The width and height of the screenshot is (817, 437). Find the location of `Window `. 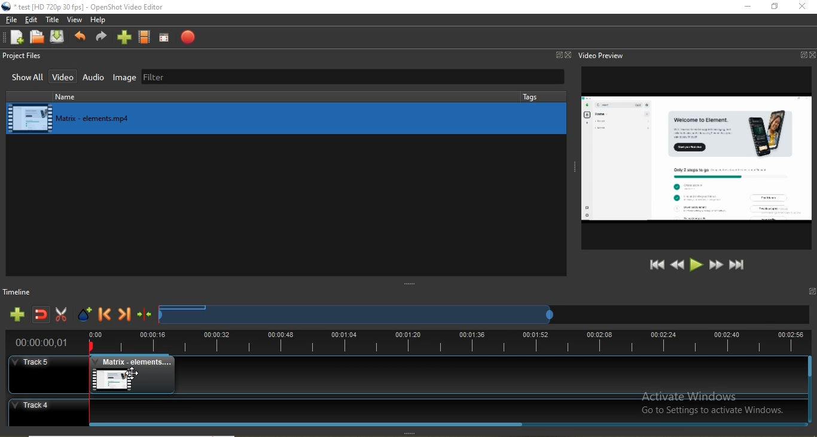

Window  is located at coordinates (803, 55).